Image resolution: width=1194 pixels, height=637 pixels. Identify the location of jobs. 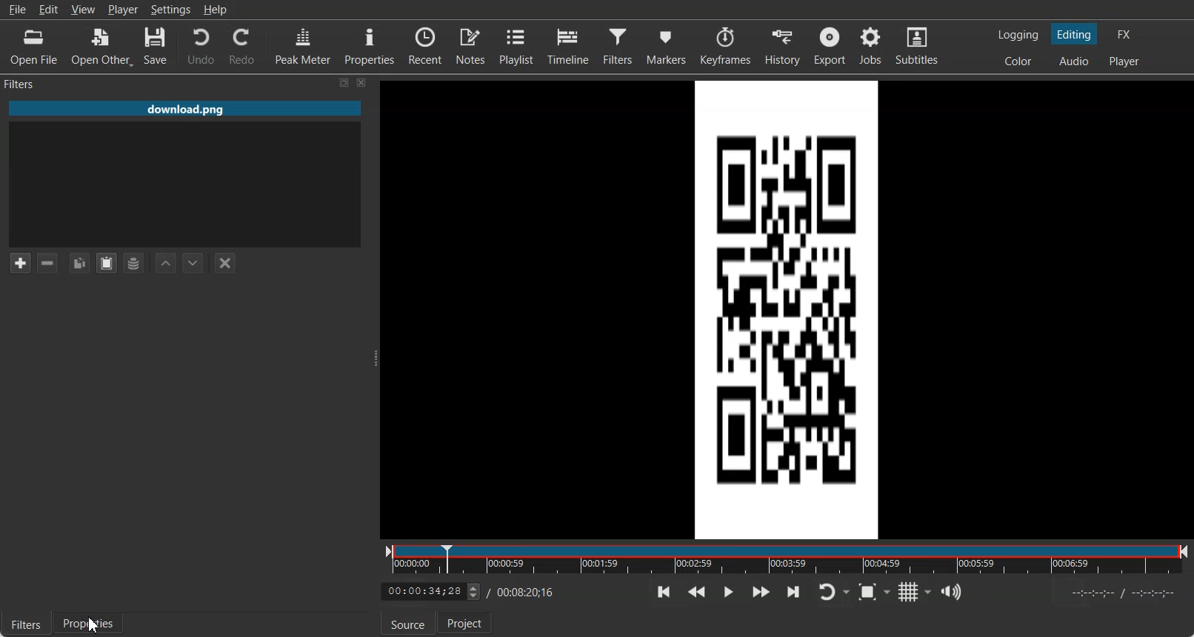
(871, 47).